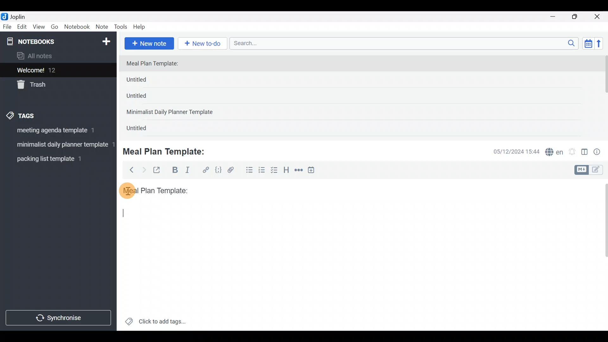  Describe the element at coordinates (573, 152) in the screenshot. I see `Set alarm` at that location.